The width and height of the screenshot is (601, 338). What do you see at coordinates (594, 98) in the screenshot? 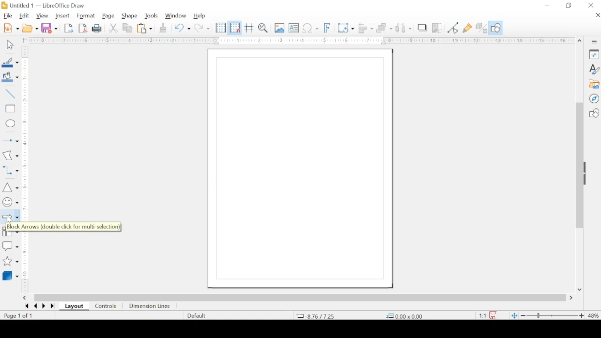
I see `navigator` at bounding box center [594, 98].